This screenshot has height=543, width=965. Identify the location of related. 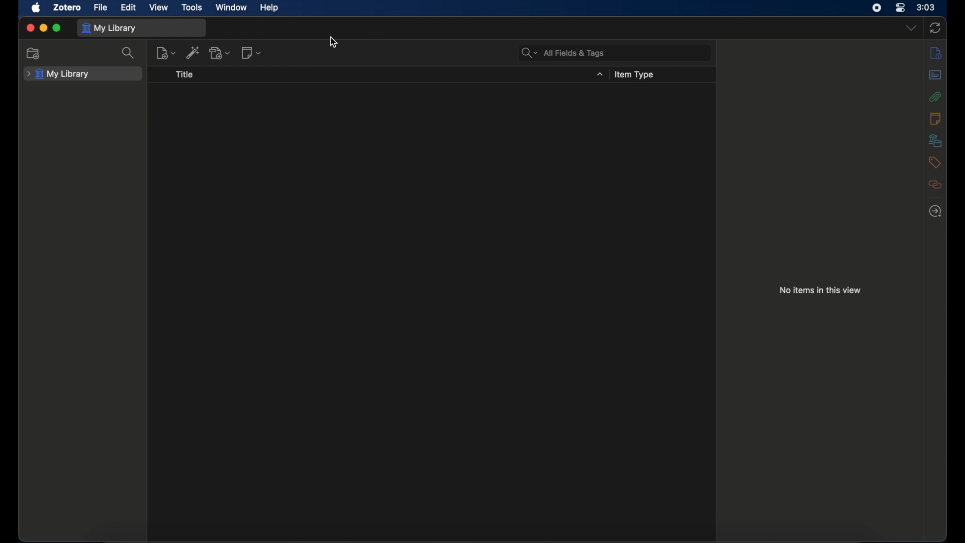
(935, 185).